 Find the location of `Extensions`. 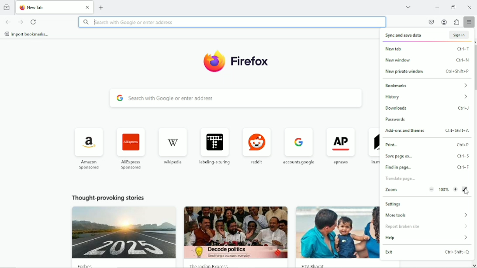

Extensions is located at coordinates (457, 22).